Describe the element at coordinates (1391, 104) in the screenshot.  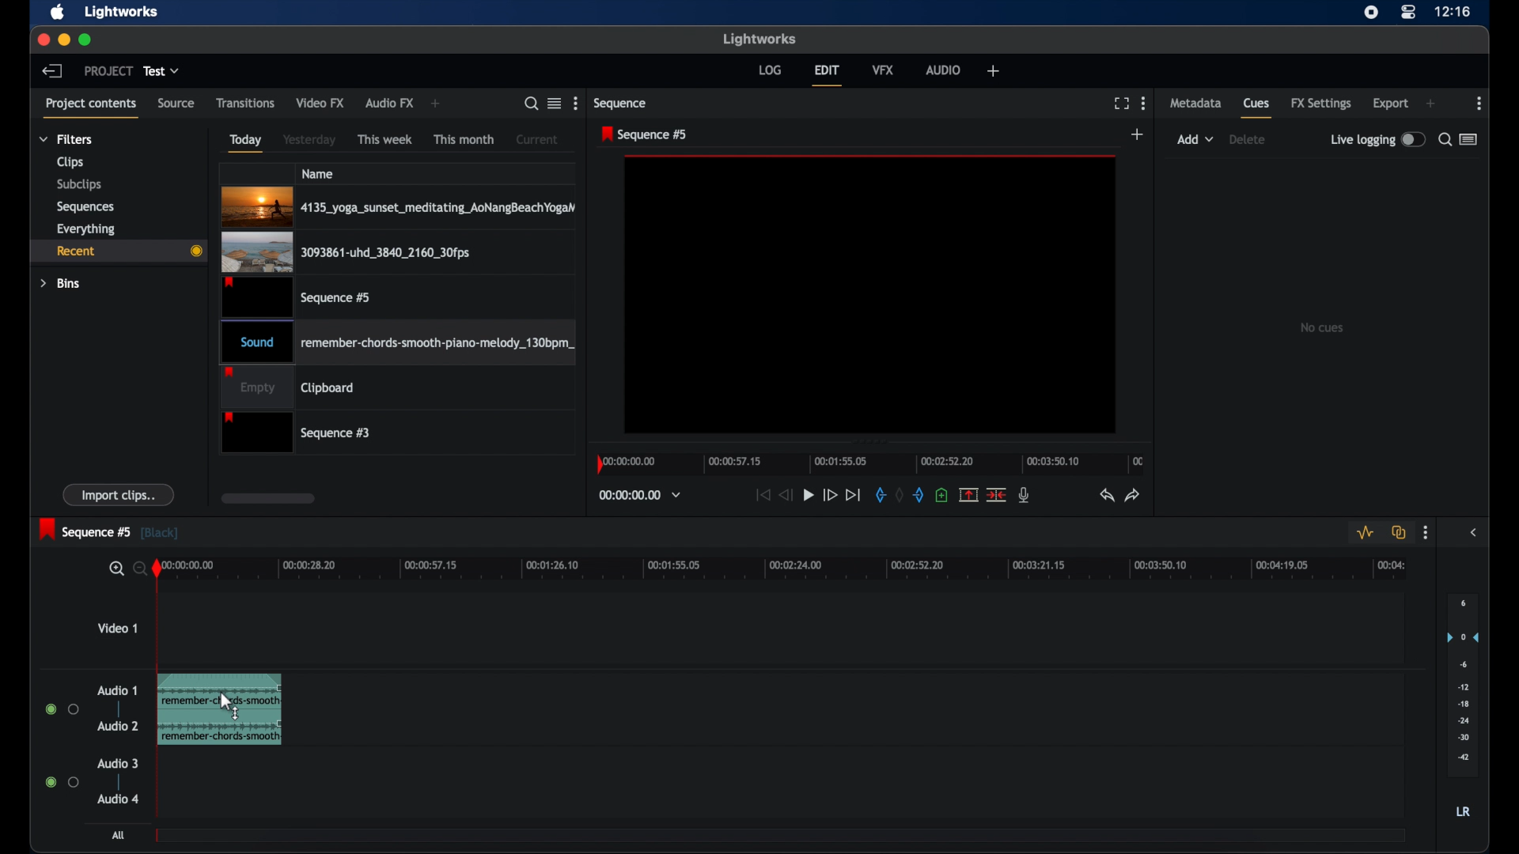
I see `export` at that location.